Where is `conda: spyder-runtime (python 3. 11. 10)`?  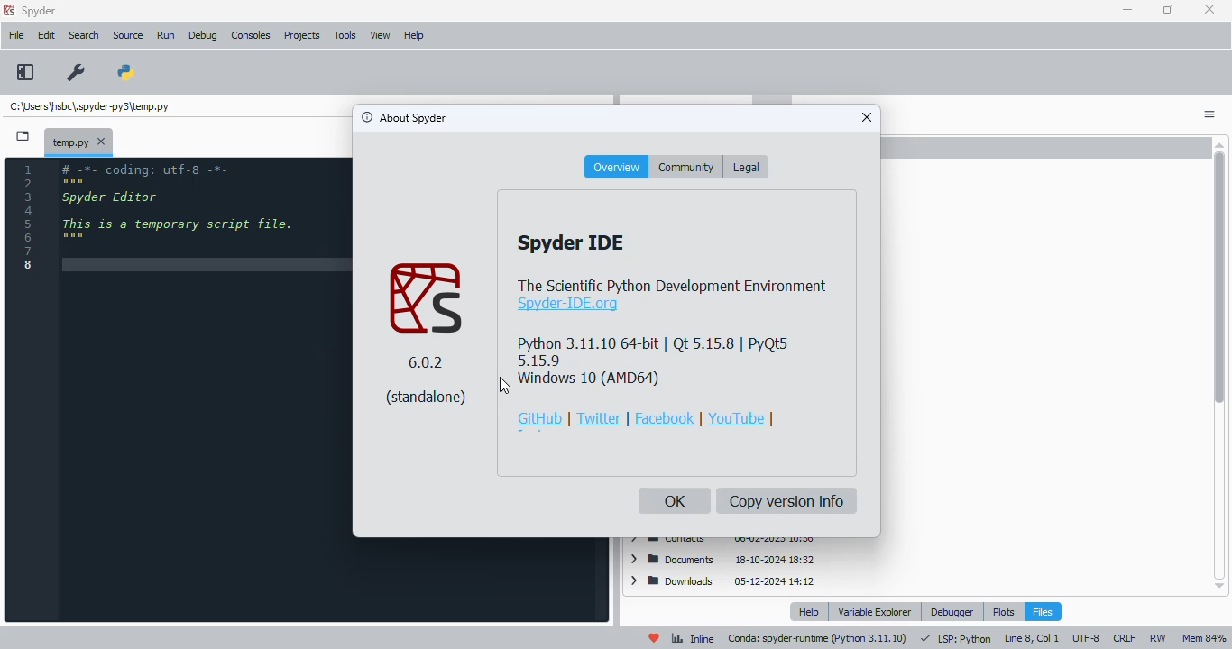 conda: spyder-runtime (python 3. 11. 10) is located at coordinates (817, 638).